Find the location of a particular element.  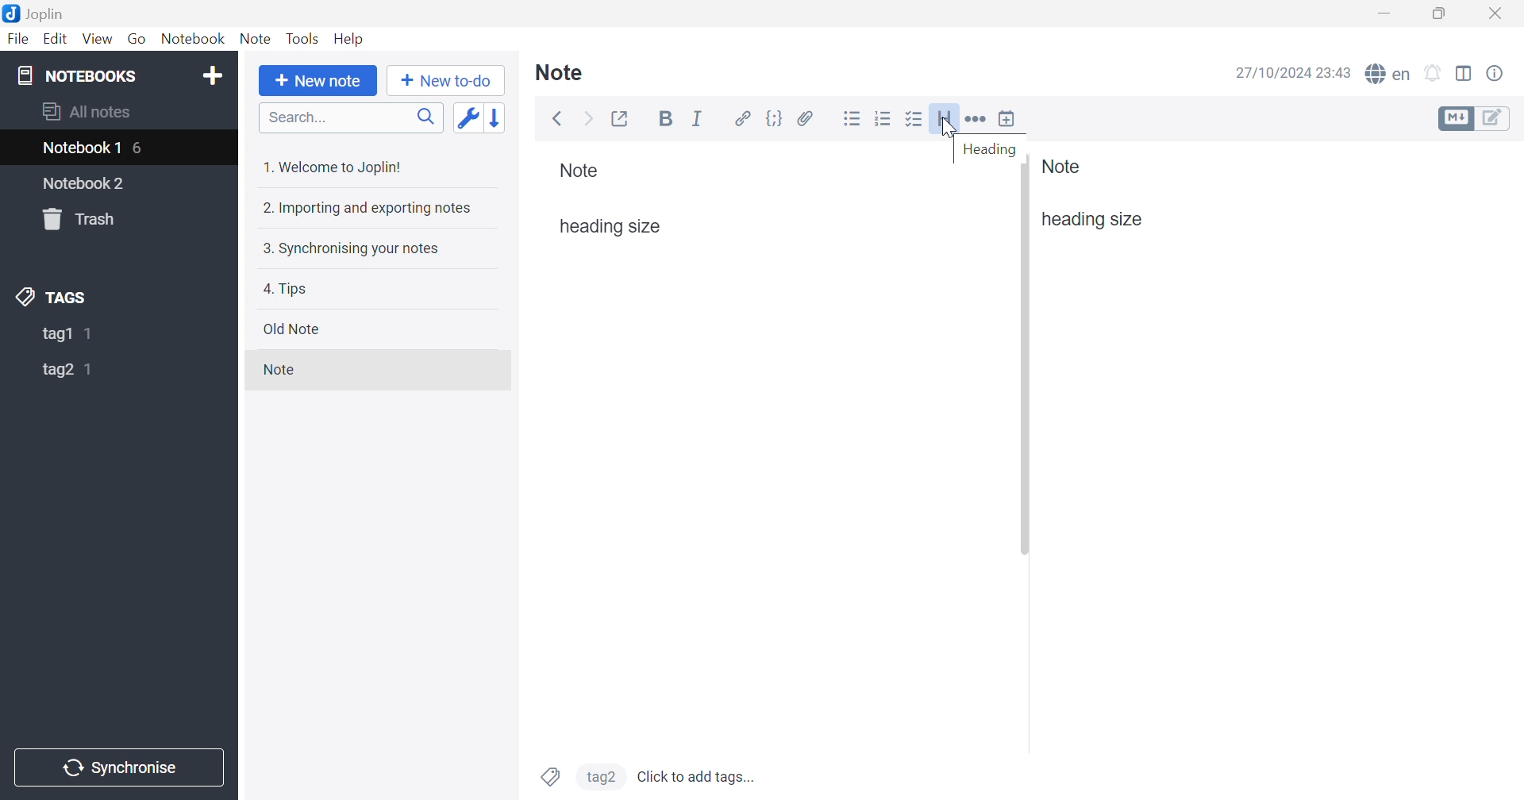

Numbered List is located at coordinates (884, 117).